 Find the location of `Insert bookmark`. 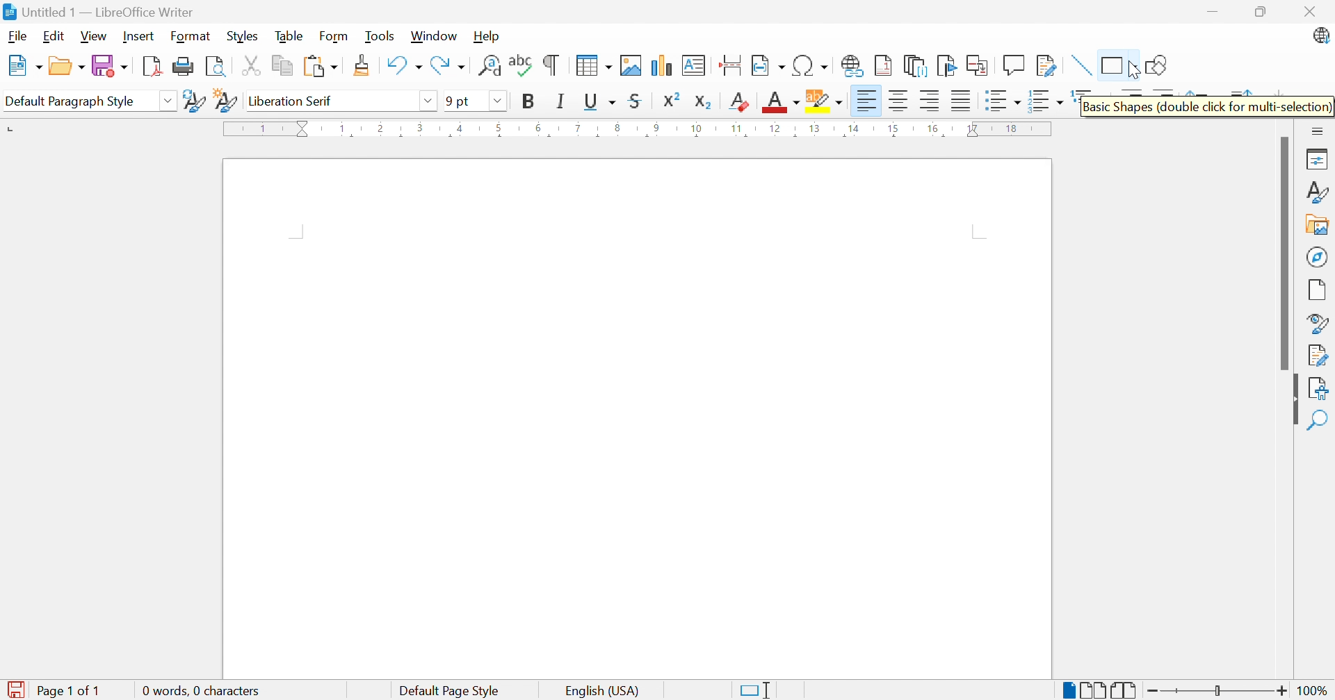

Insert bookmark is located at coordinates (947, 65).